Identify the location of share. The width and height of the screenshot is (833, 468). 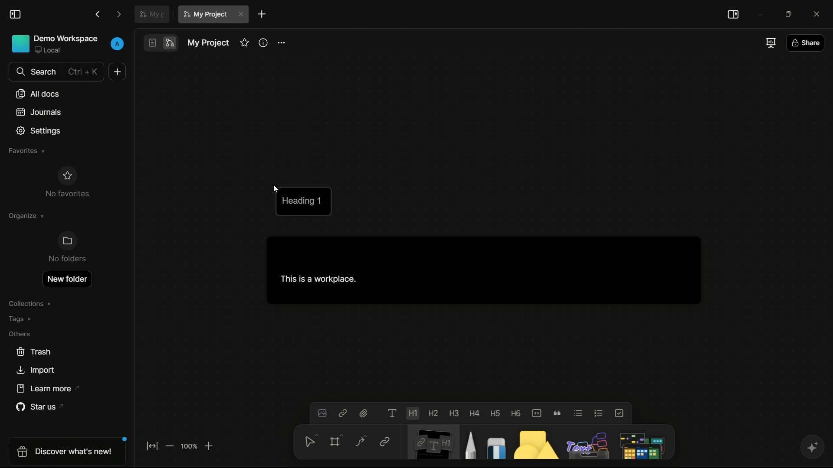
(807, 42).